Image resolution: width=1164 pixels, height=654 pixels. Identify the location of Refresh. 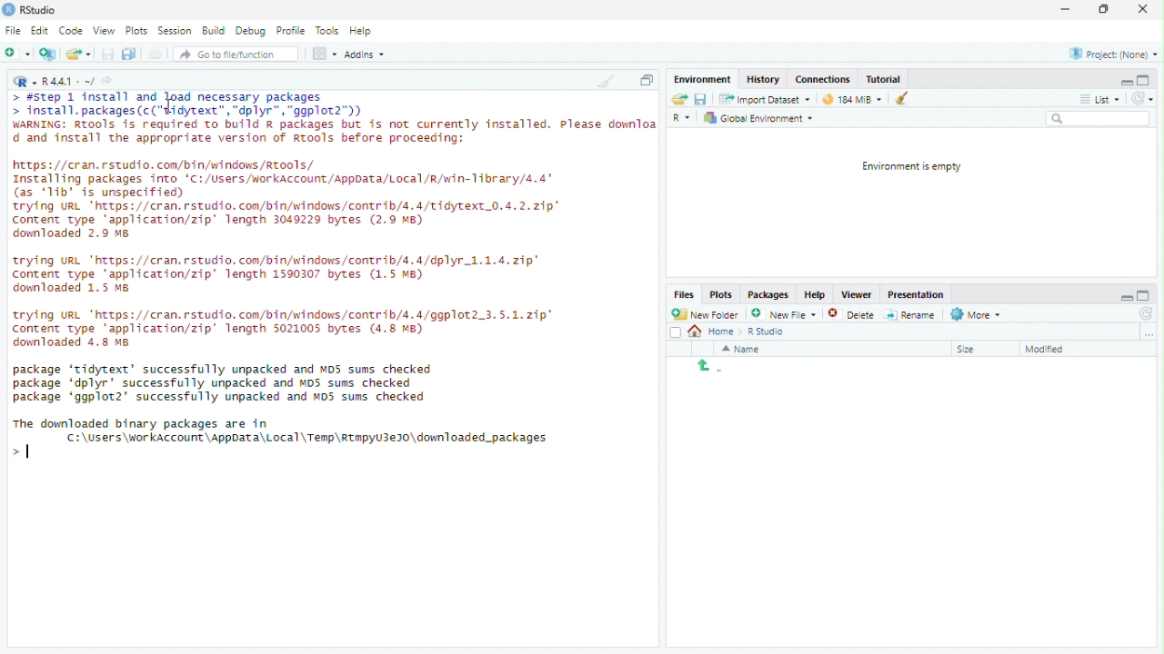
(1144, 313).